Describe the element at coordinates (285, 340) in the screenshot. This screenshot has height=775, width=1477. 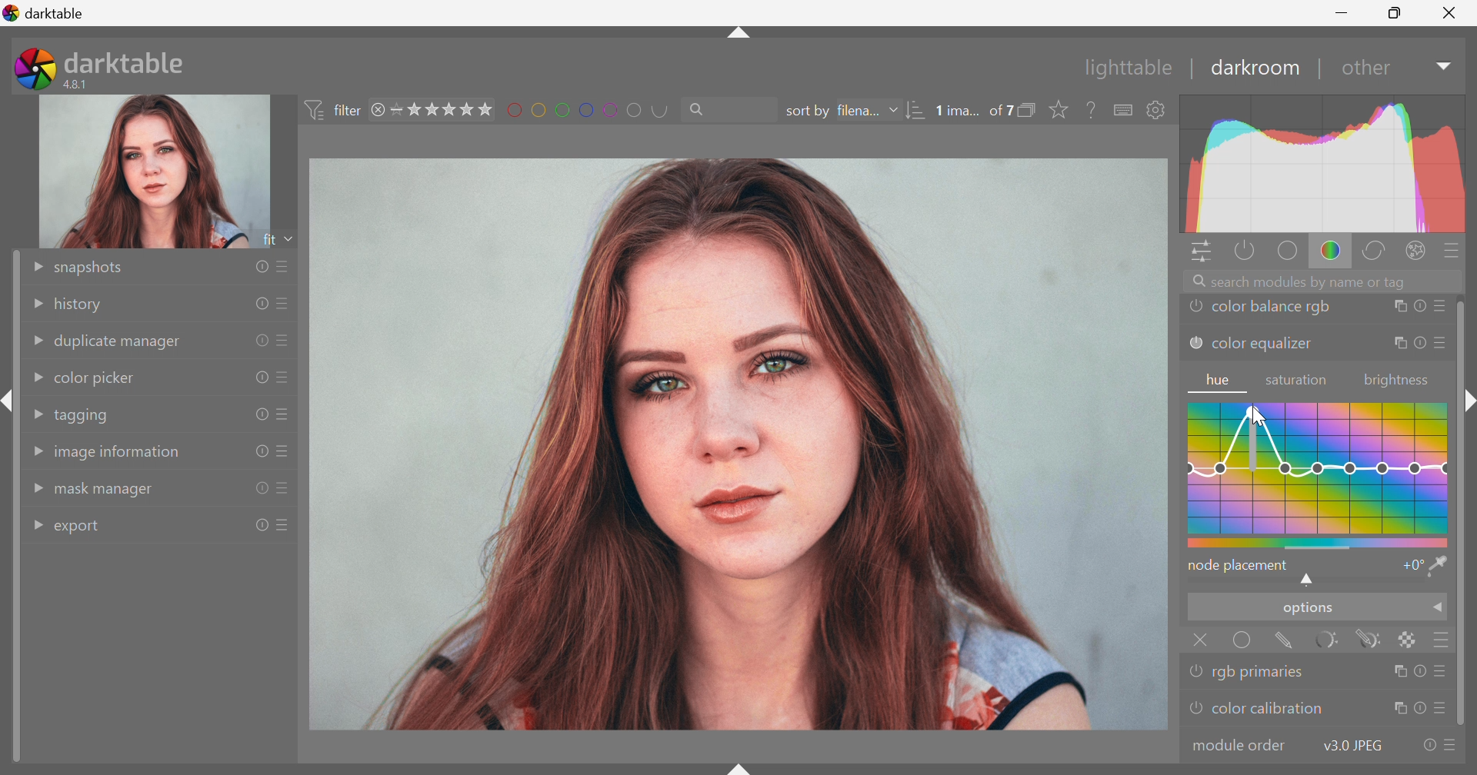
I see `presets` at that location.